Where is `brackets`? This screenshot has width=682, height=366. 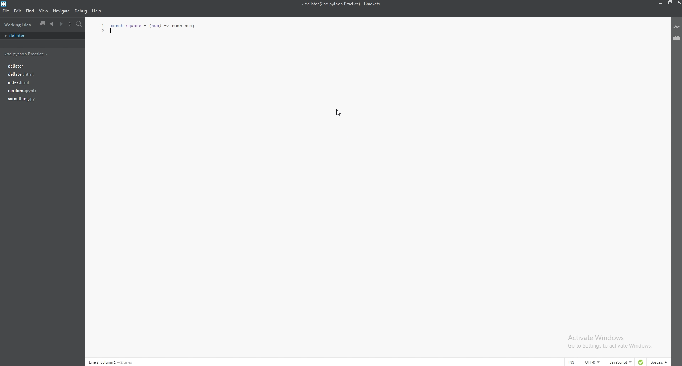
brackets is located at coordinates (4, 4).